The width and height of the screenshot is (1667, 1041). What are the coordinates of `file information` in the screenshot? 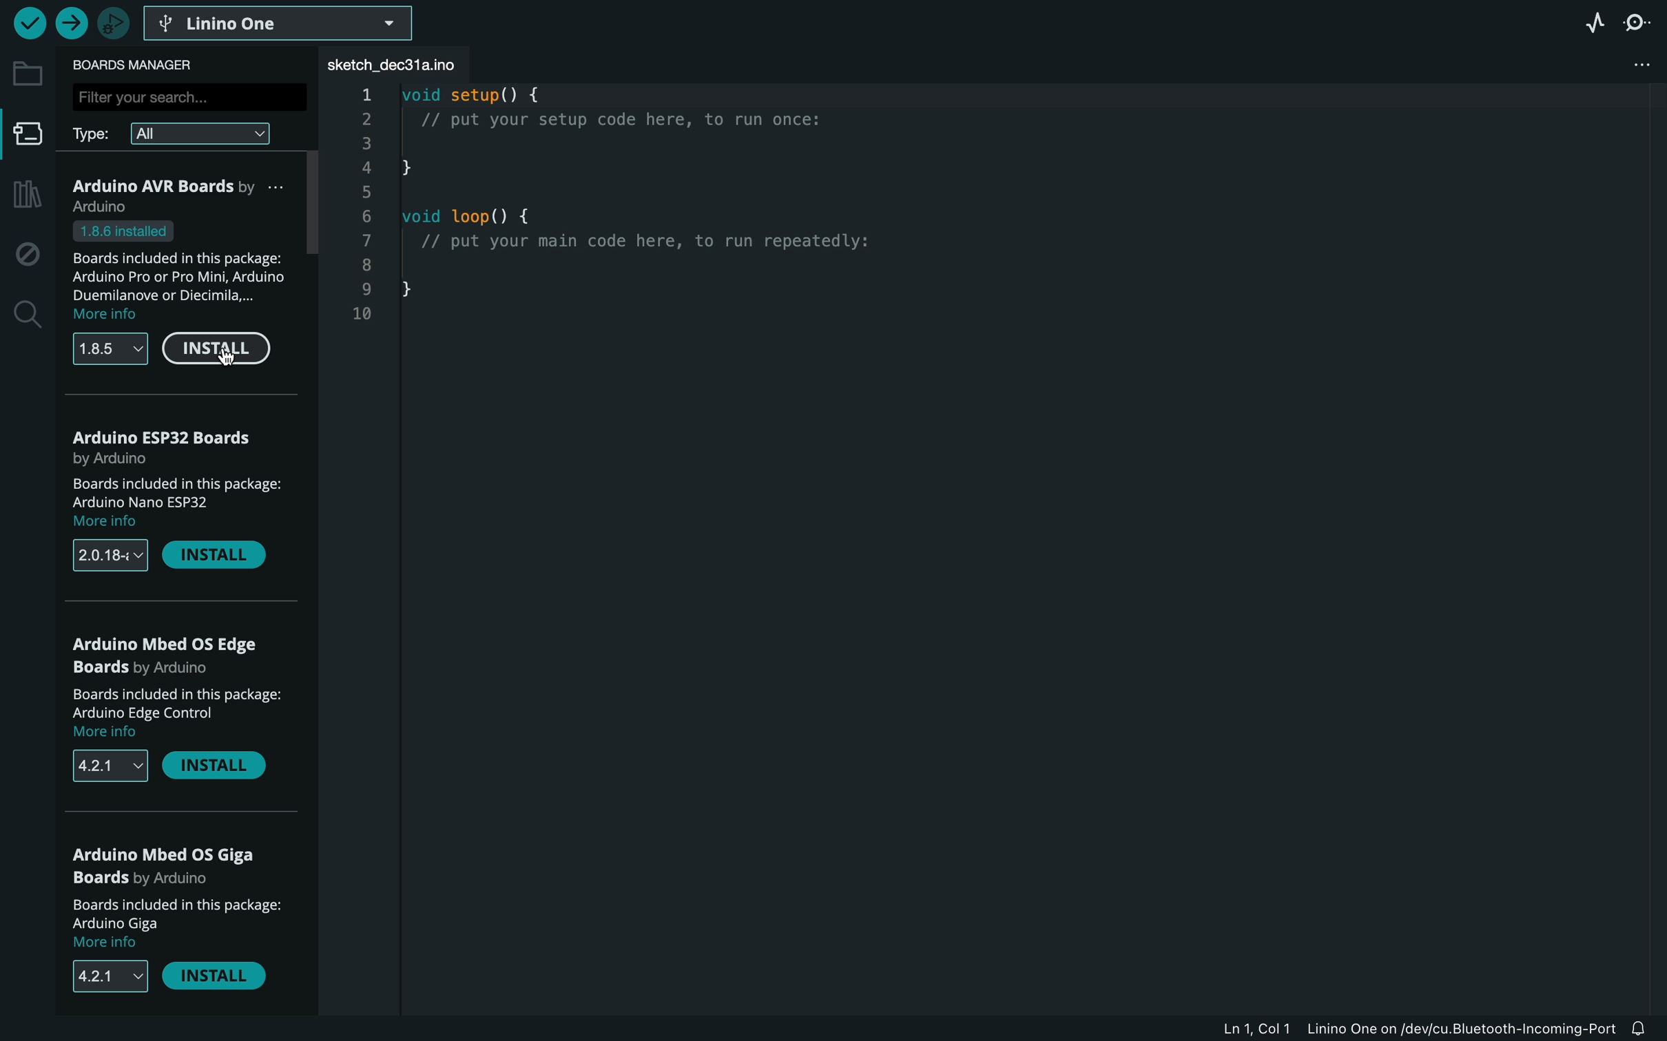 It's located at (1418, 1028).